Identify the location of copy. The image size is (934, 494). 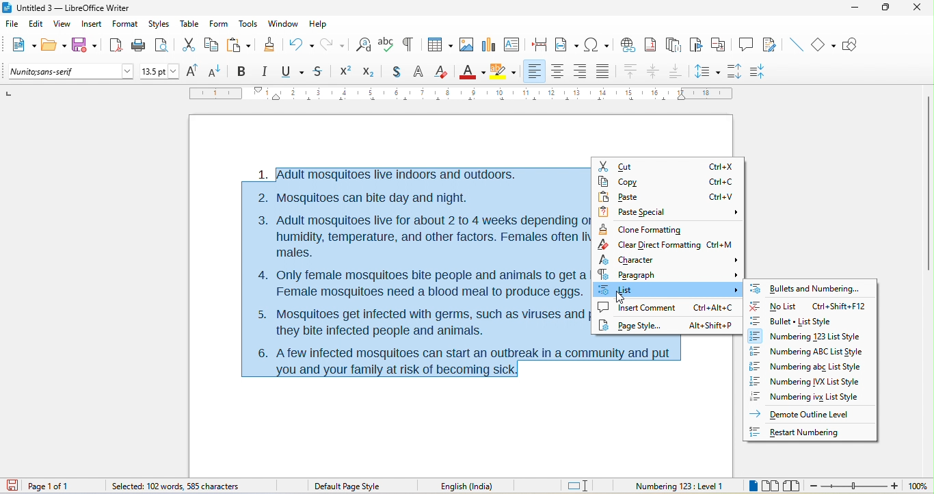
(668, 181).